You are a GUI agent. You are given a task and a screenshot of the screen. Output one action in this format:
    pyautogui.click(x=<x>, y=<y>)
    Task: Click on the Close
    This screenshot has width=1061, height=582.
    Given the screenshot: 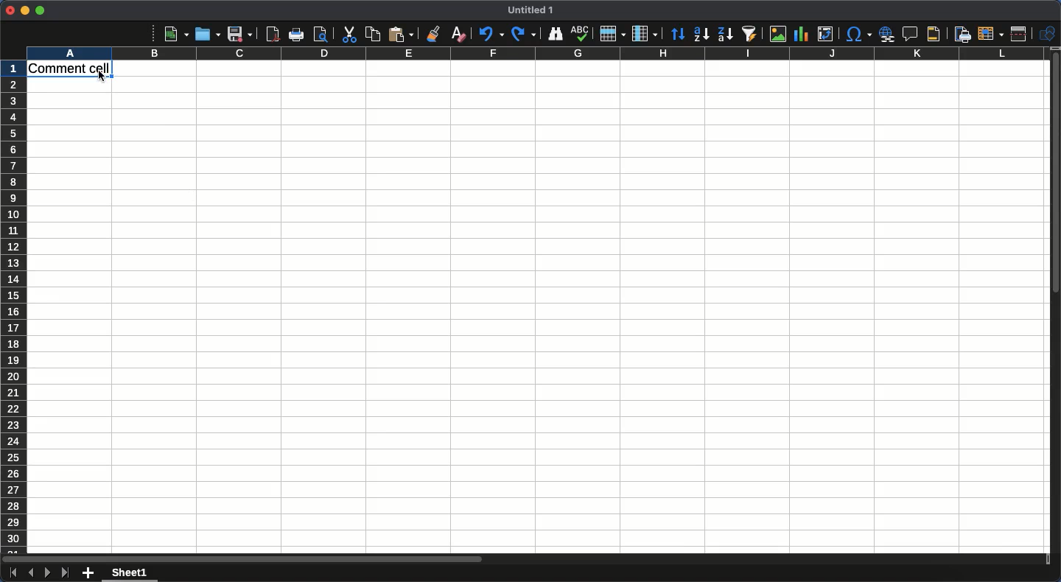 What is the action you would take?
    pyautogui.click(x=7, y=9)
    